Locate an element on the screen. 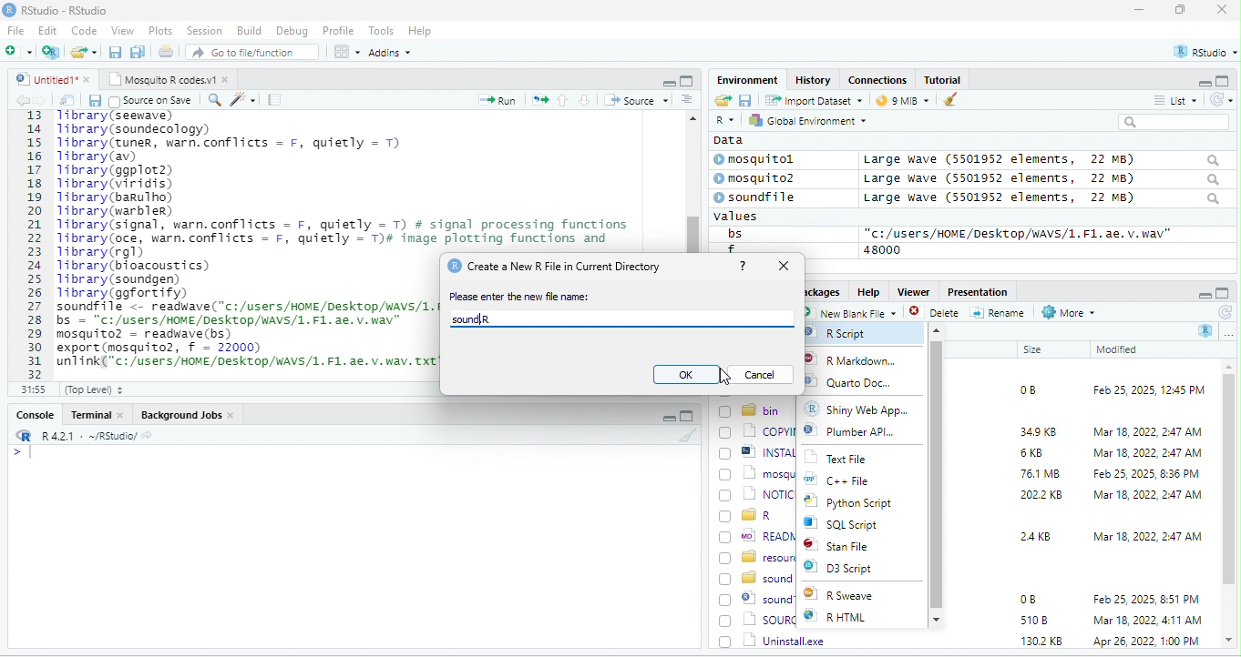 The width and height of the screenshot is (1241, 657). C++ File is located at coordinates (849, 481).